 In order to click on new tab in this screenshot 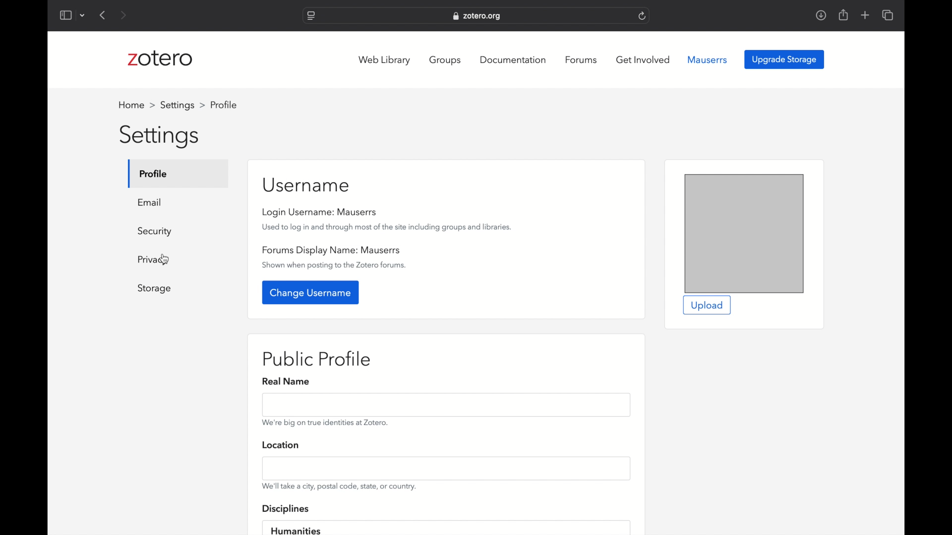, I will do `click(865, 15)`.